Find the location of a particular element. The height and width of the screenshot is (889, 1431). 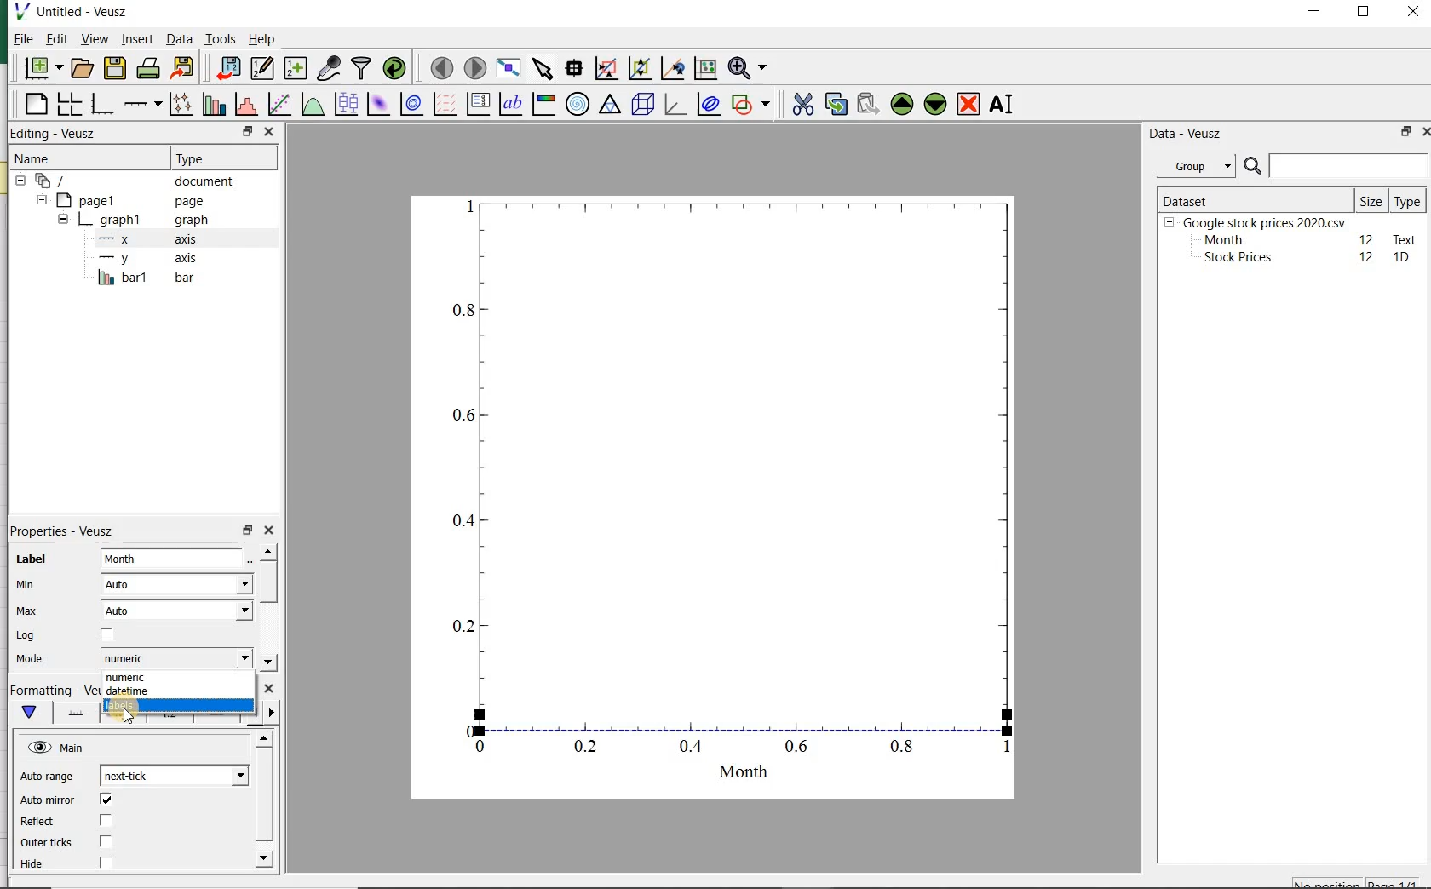

histogram of a dataset is located at coordinates (244, 106).